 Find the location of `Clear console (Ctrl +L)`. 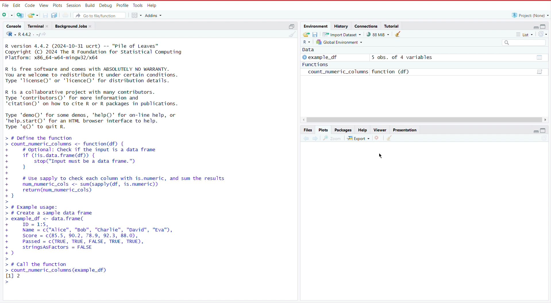

Clear console (Ctrl +L) is located at coordinates (399, 34).